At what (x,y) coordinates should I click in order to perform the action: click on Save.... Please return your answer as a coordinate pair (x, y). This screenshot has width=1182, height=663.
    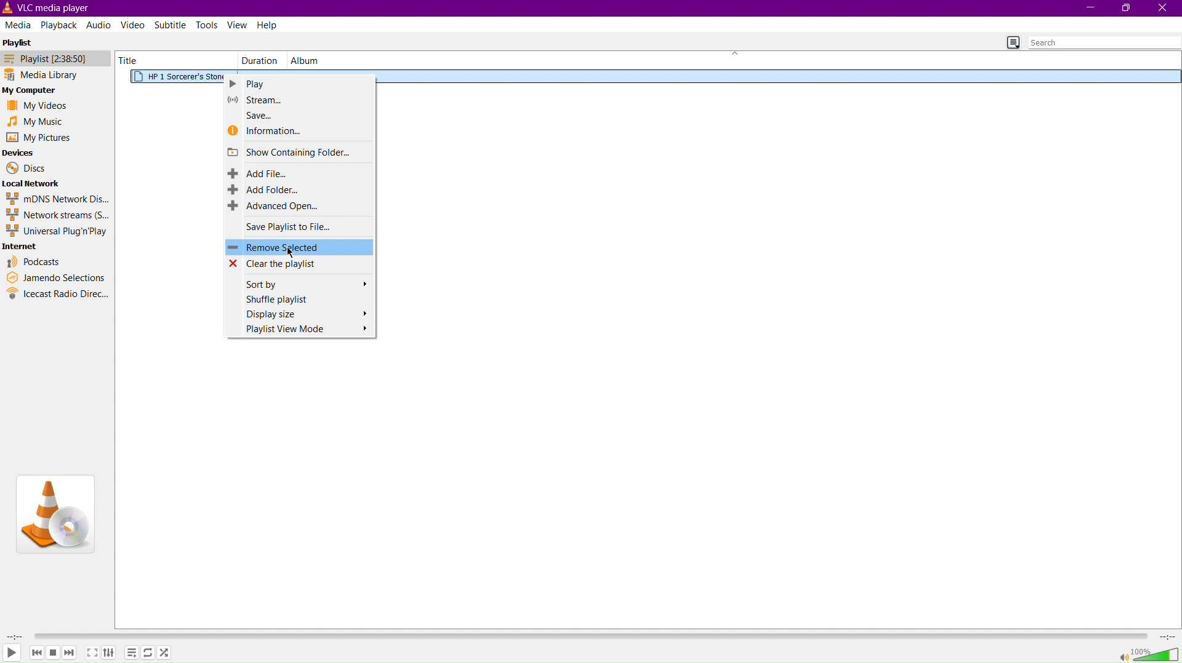
    Looking at the image, I should click on (293, 113).